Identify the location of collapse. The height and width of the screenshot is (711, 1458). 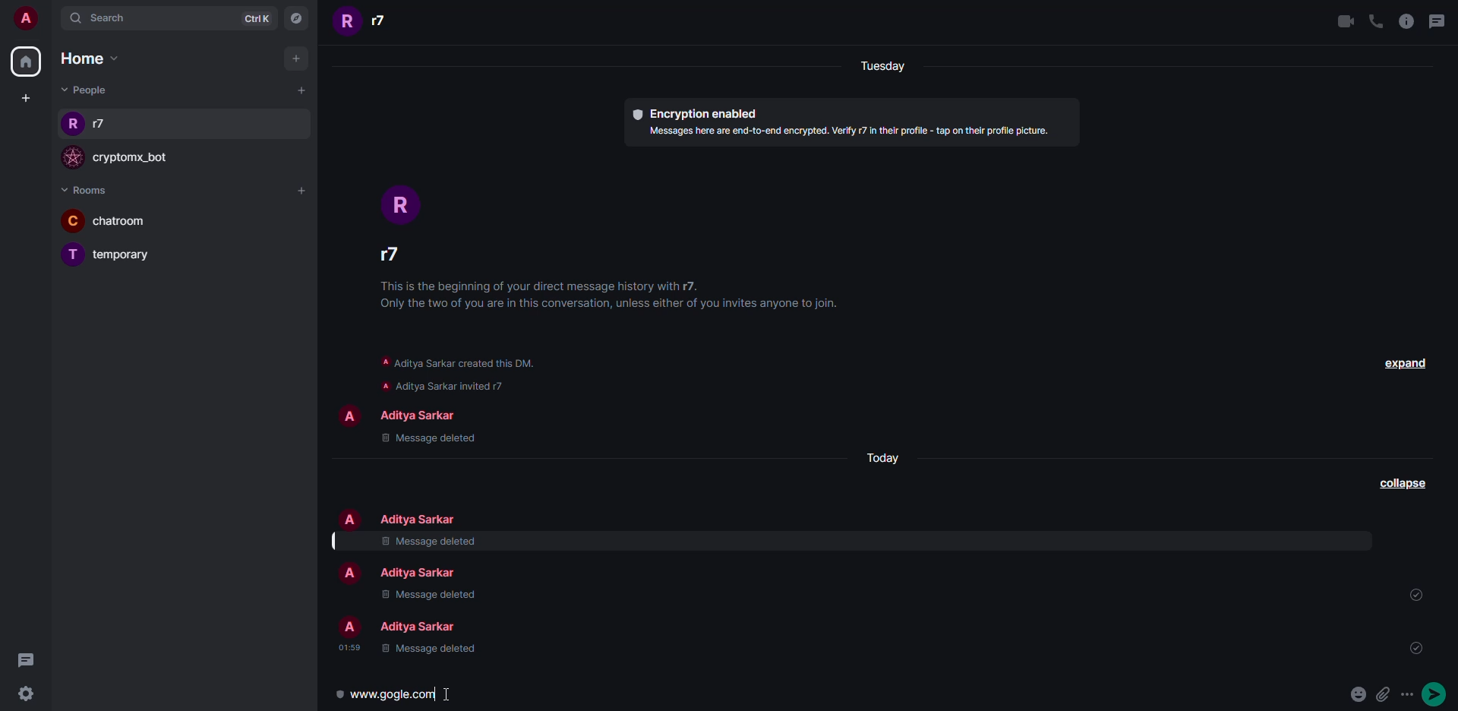
(1399, 483).